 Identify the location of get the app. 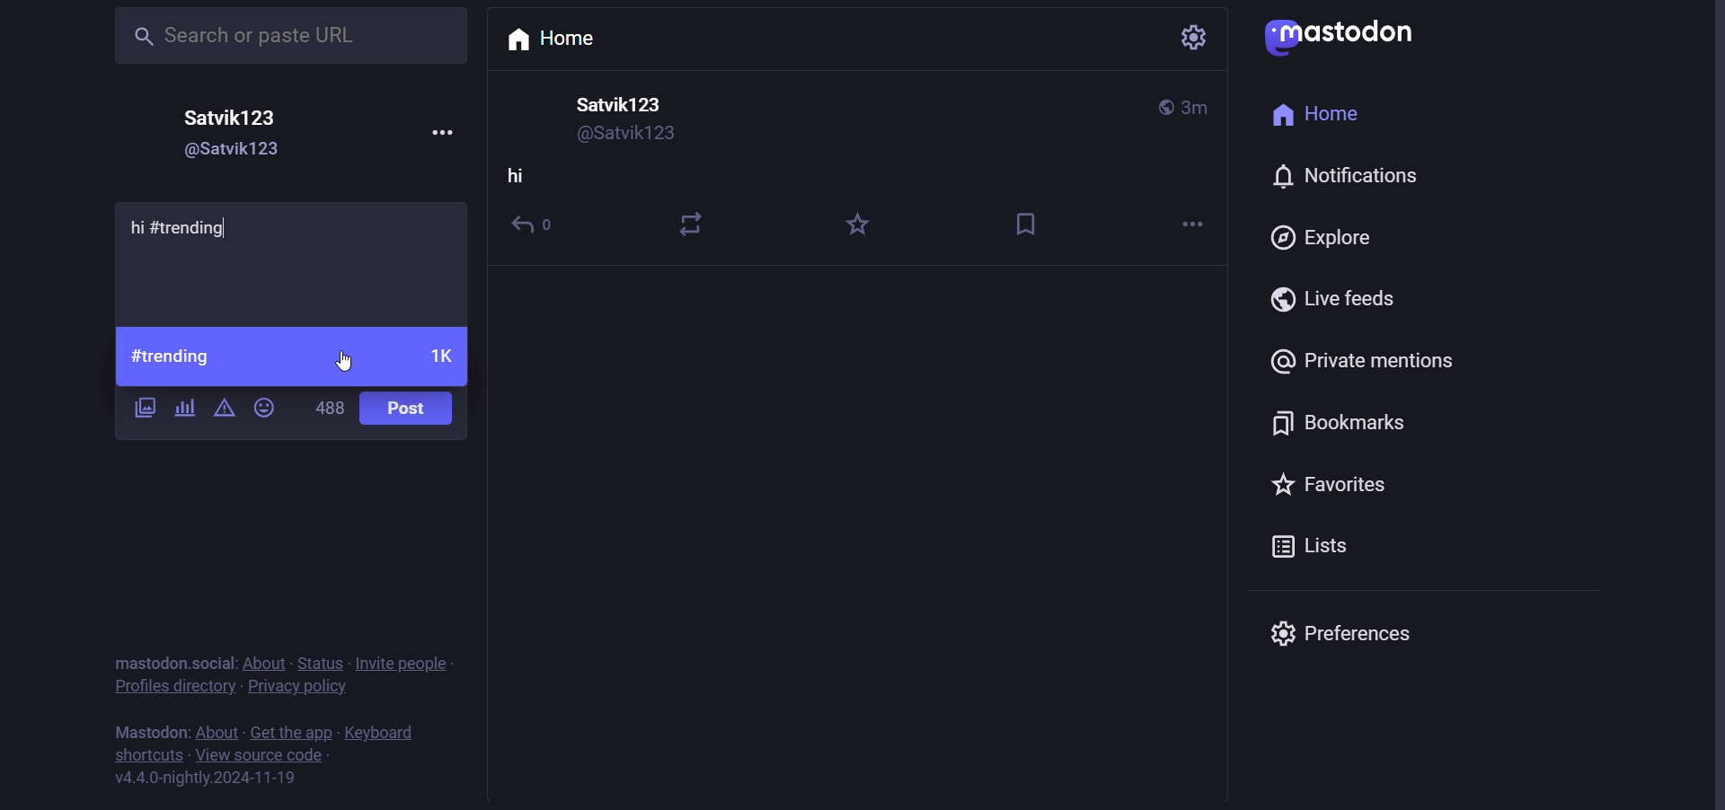
(288, 732).